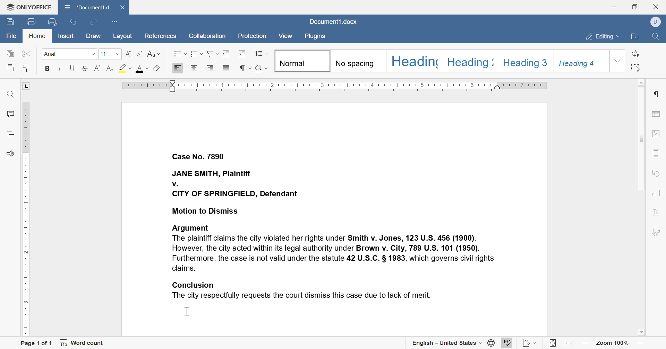  Describe the element at coordinates (262, 67) in the screenshot. I see `shading` at that location.